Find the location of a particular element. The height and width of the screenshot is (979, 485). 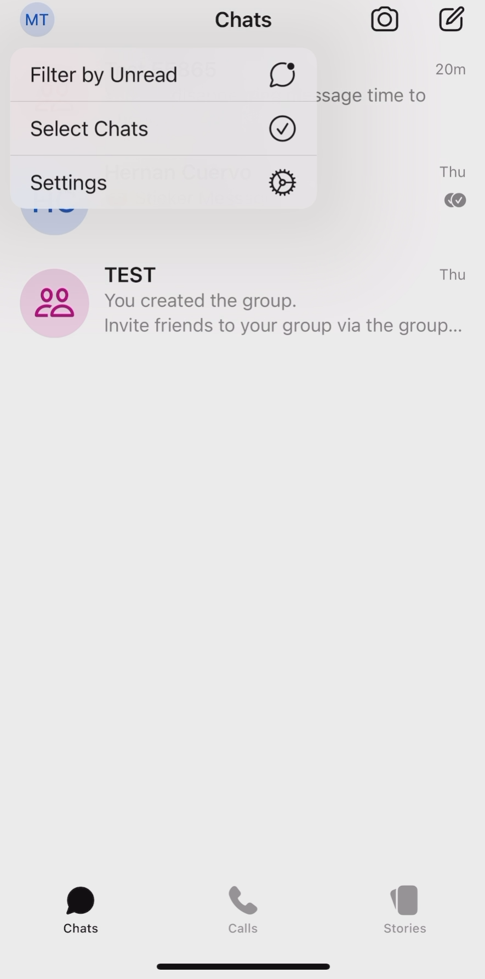

text is located at coordinates (455, 184).